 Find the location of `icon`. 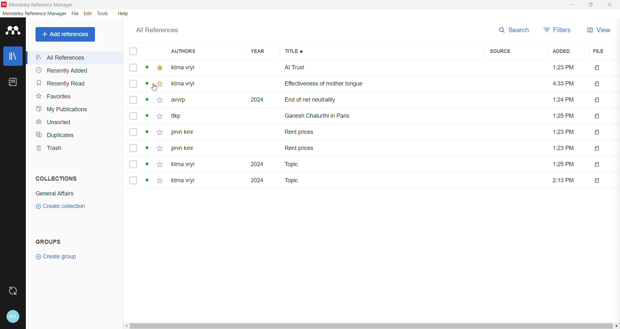

icon is located at coordinates (597, 116).